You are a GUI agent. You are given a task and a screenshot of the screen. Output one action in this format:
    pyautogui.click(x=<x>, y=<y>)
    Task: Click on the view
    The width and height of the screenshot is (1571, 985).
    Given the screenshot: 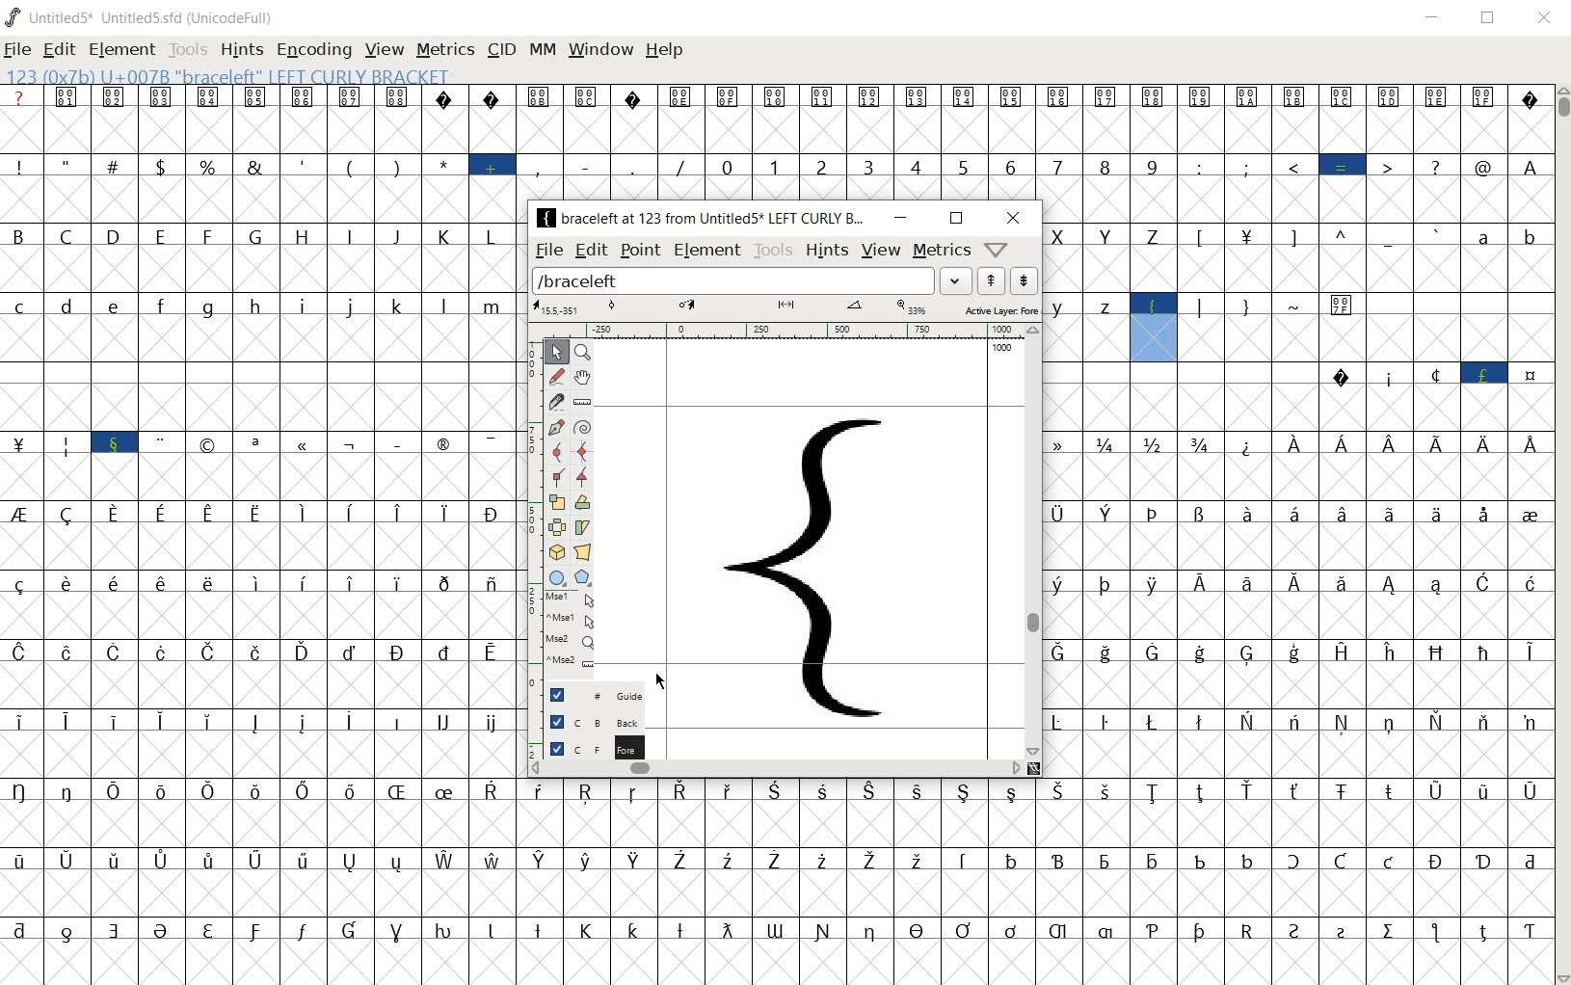 What is the action you would take?
    pyautogui.click(x=880, y=252)
    